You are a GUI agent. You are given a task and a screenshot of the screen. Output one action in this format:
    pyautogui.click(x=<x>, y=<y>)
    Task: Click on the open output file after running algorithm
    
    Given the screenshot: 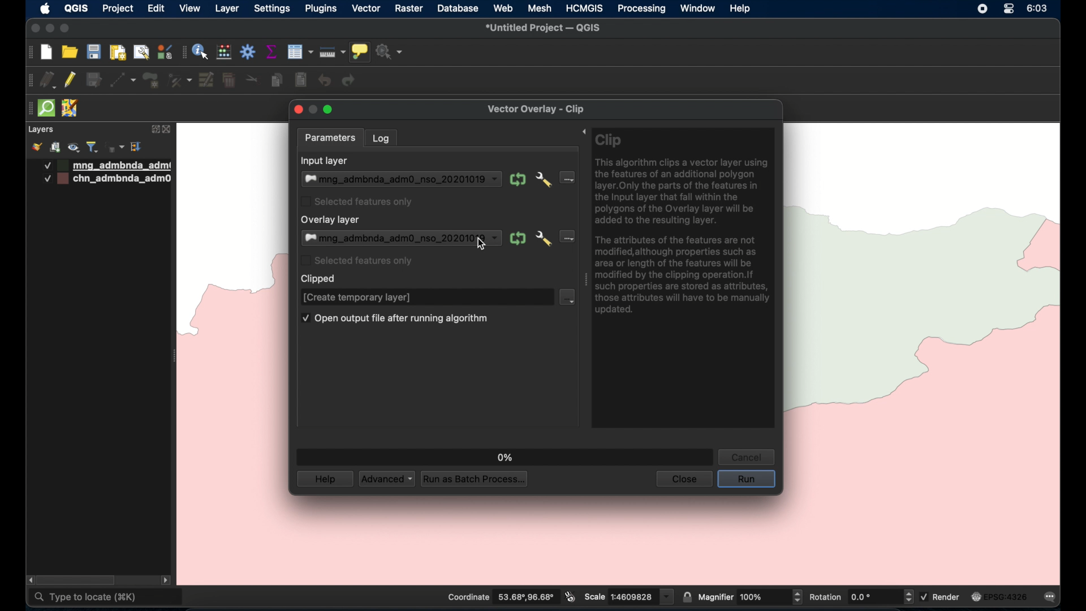 What is the action you would take?
    pyautogui.click(x=395, y=319)
    